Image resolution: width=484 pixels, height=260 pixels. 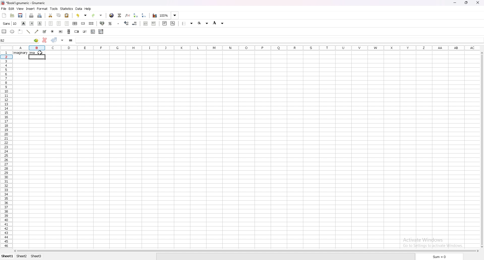 I want to click on merge cells, so click(x=83, y=23).